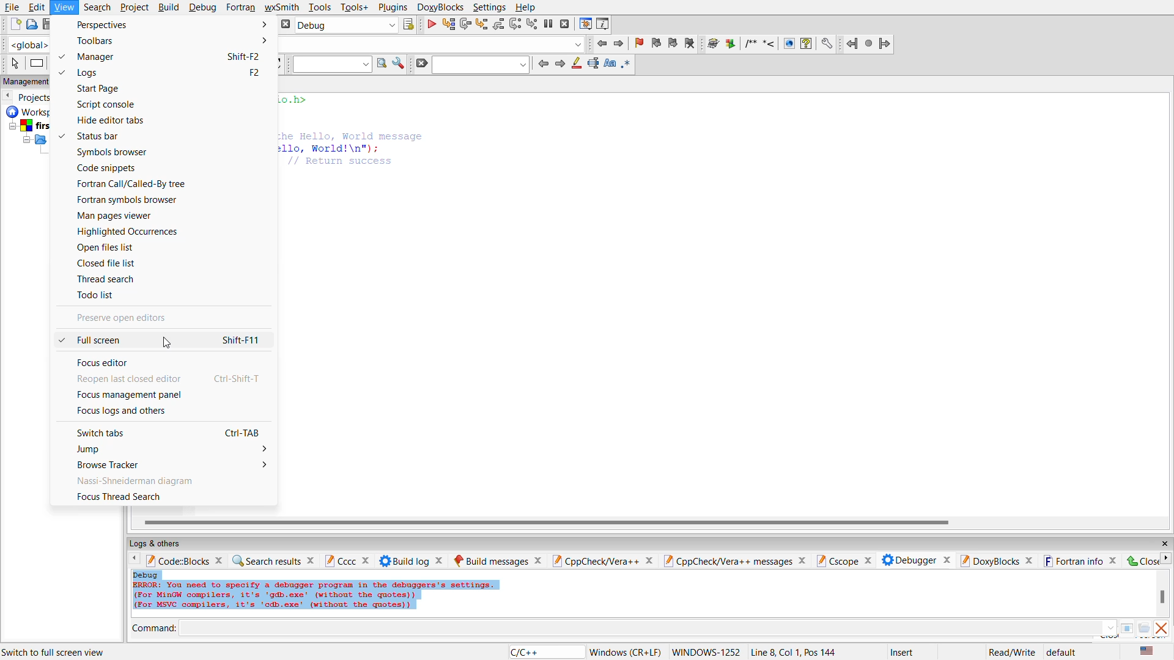  What do you see at coordinates (175, 449) in the screenshot?
I see `jump` at bounding box center [175, 449].